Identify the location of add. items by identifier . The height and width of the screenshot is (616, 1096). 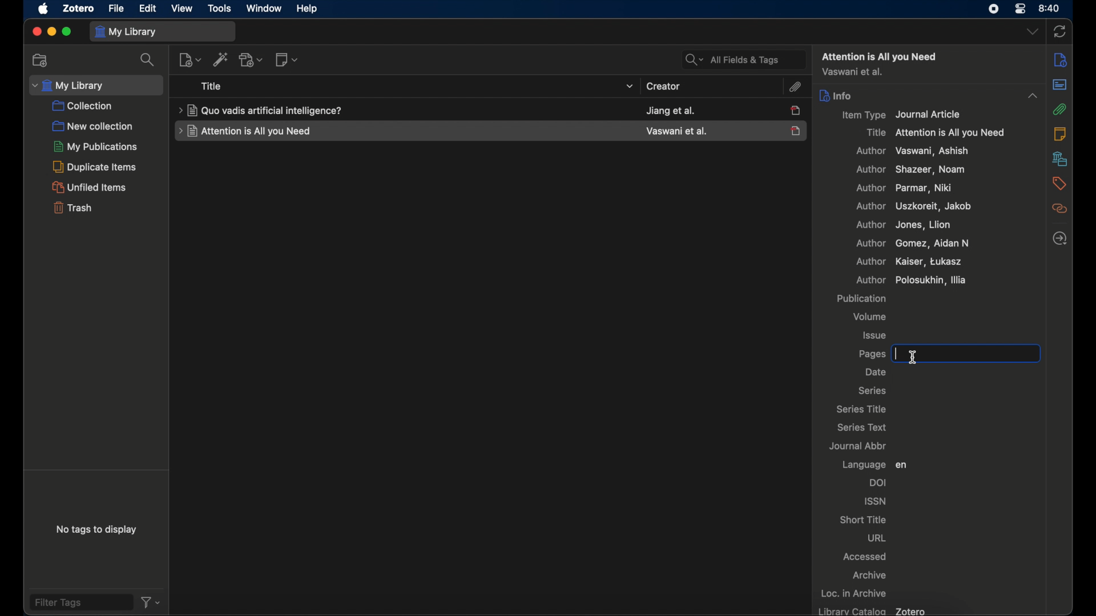
(220, 60).